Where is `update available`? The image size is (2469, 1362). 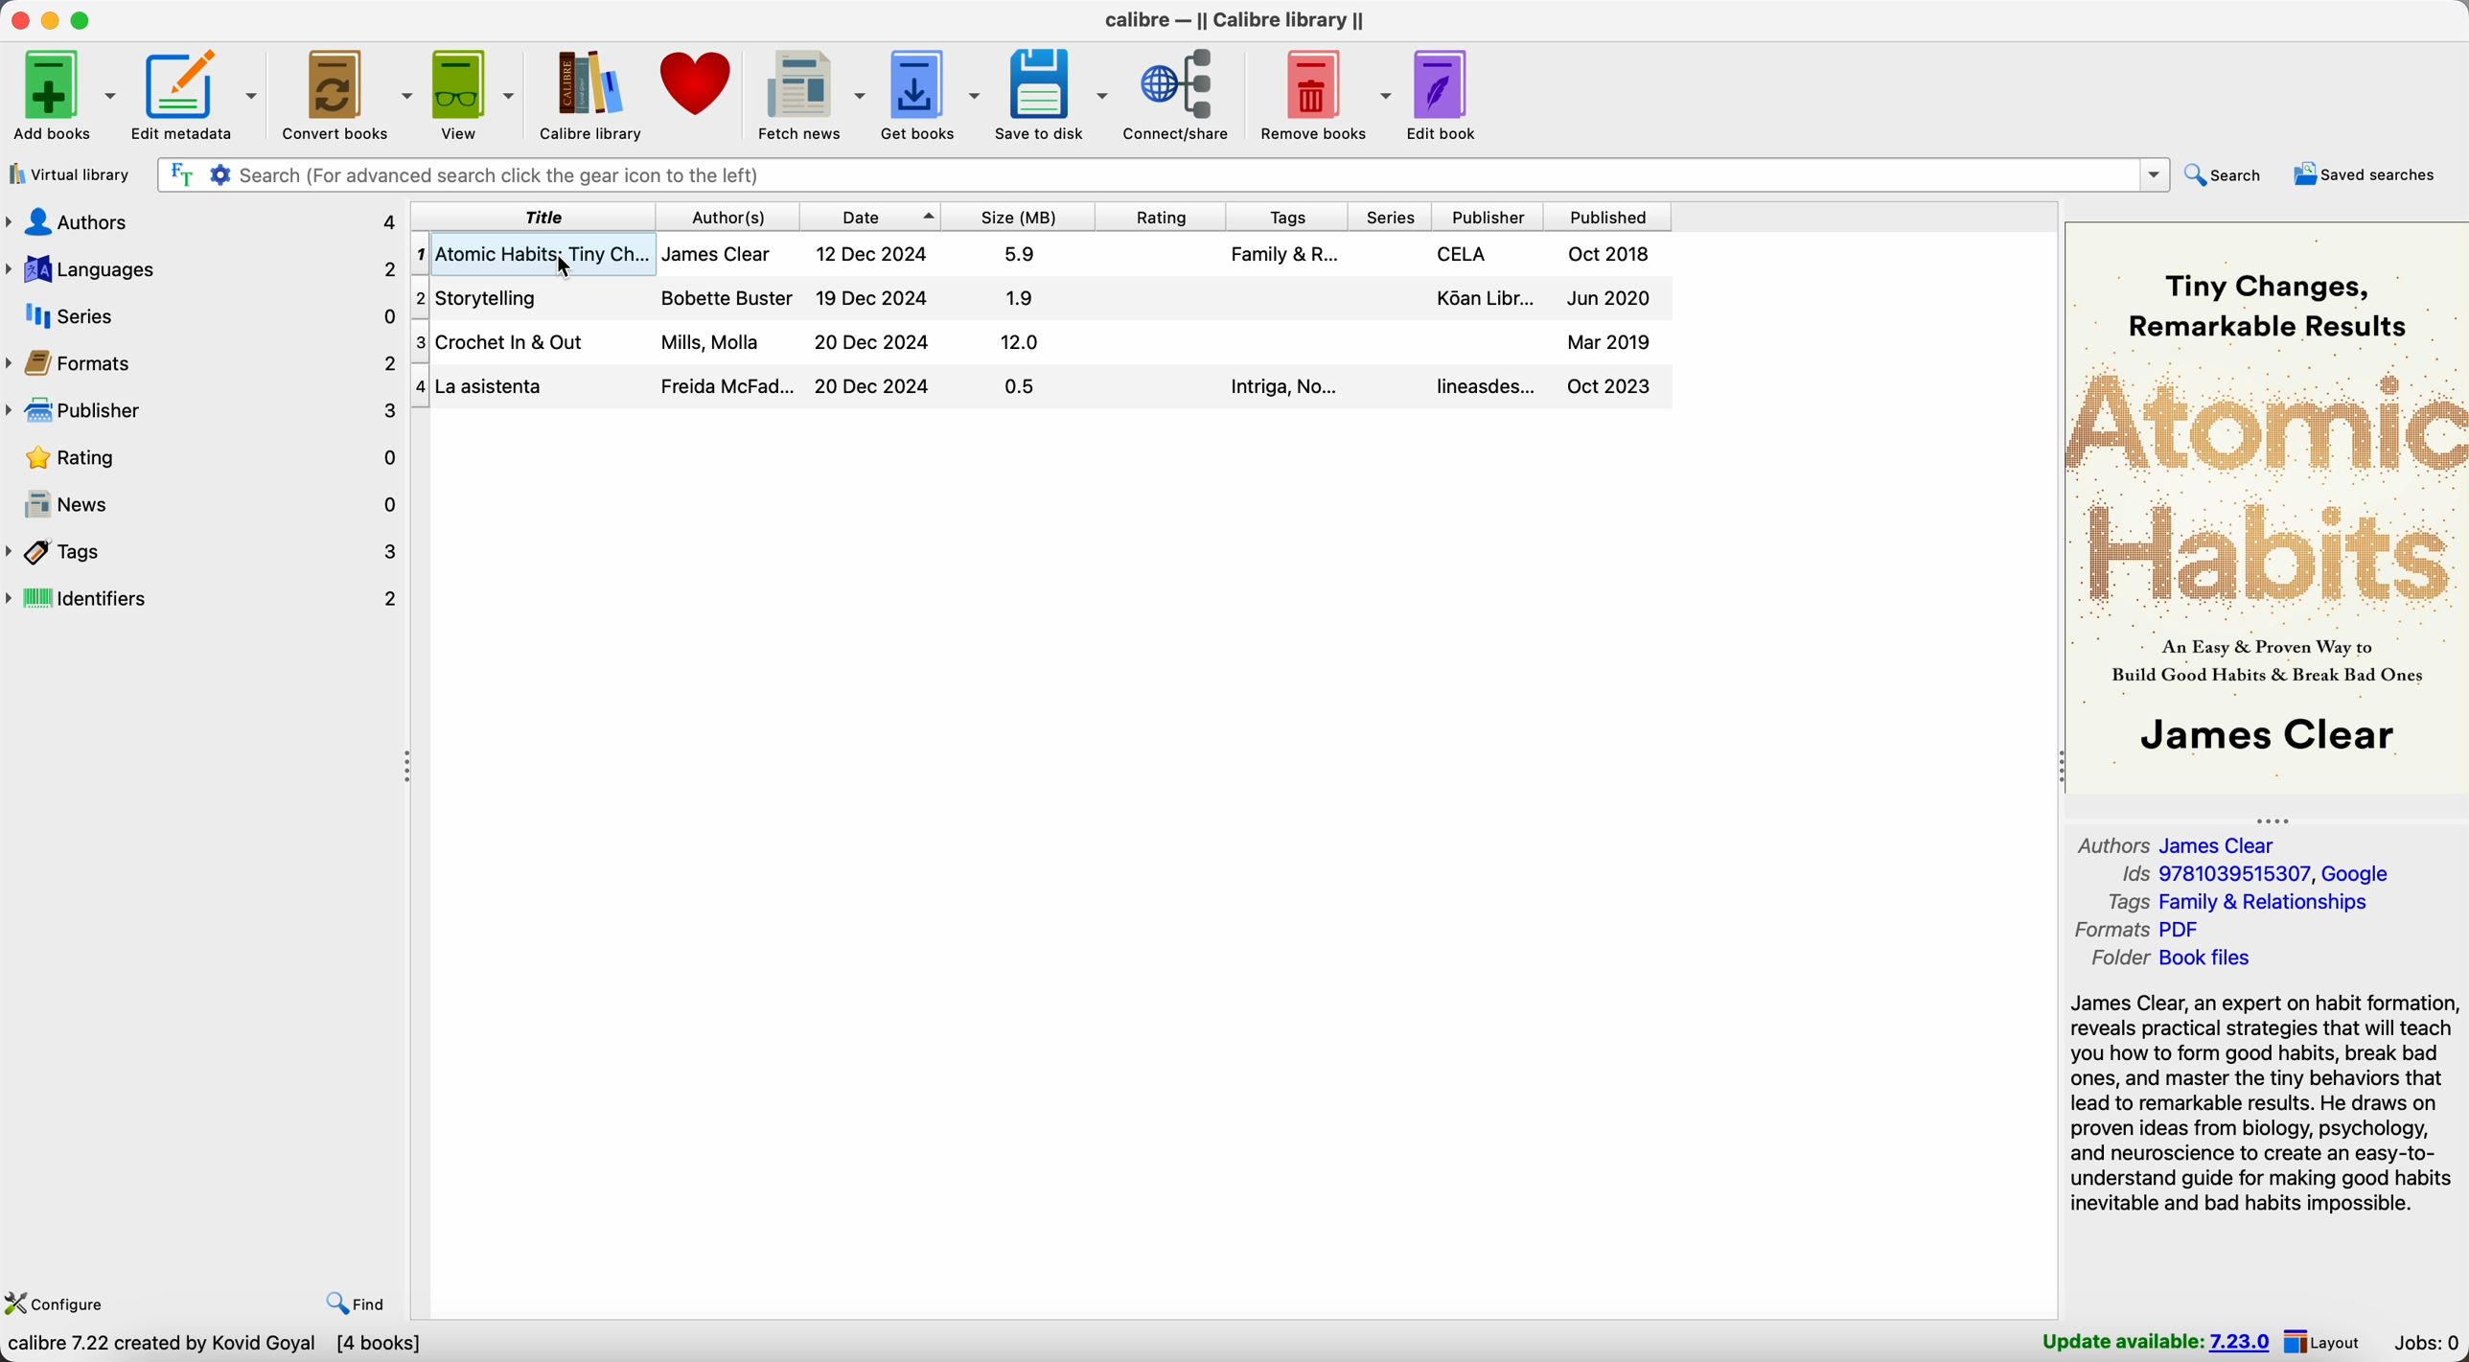
update available is located at coordinates (2150, 1342).